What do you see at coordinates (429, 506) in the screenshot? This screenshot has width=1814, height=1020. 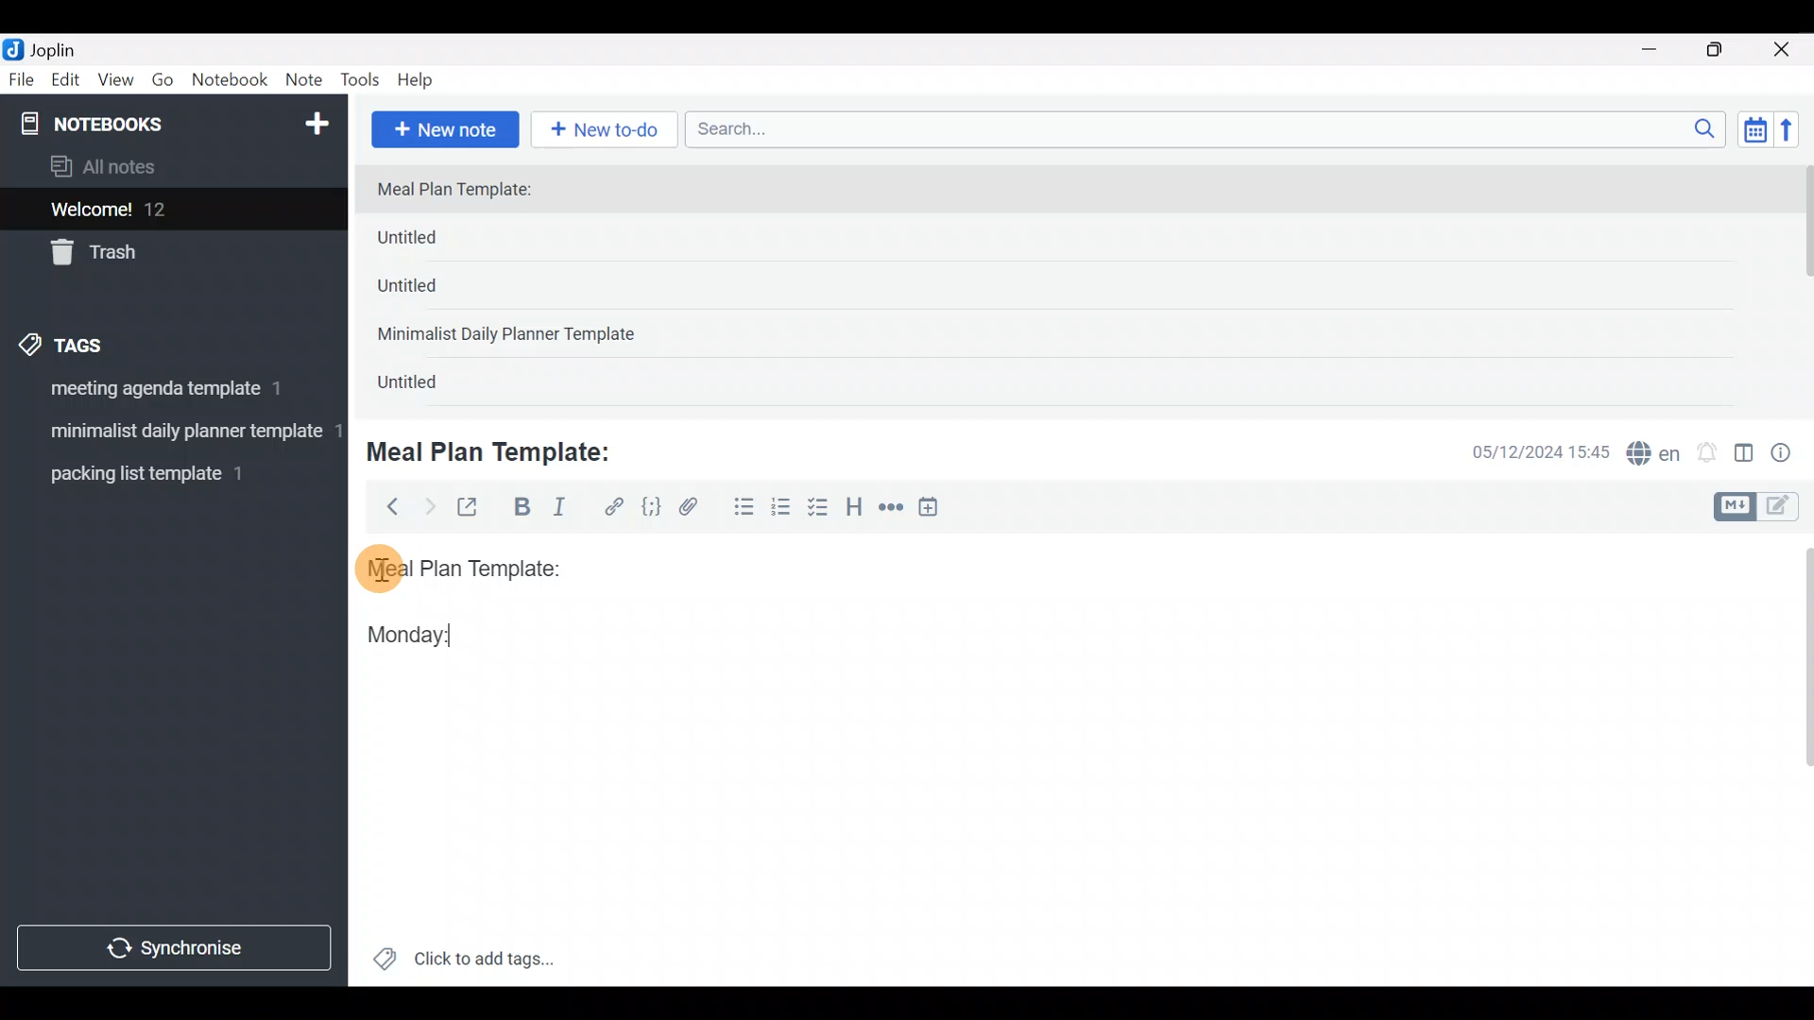 I see `Forward` at bounding box center [429, 506].